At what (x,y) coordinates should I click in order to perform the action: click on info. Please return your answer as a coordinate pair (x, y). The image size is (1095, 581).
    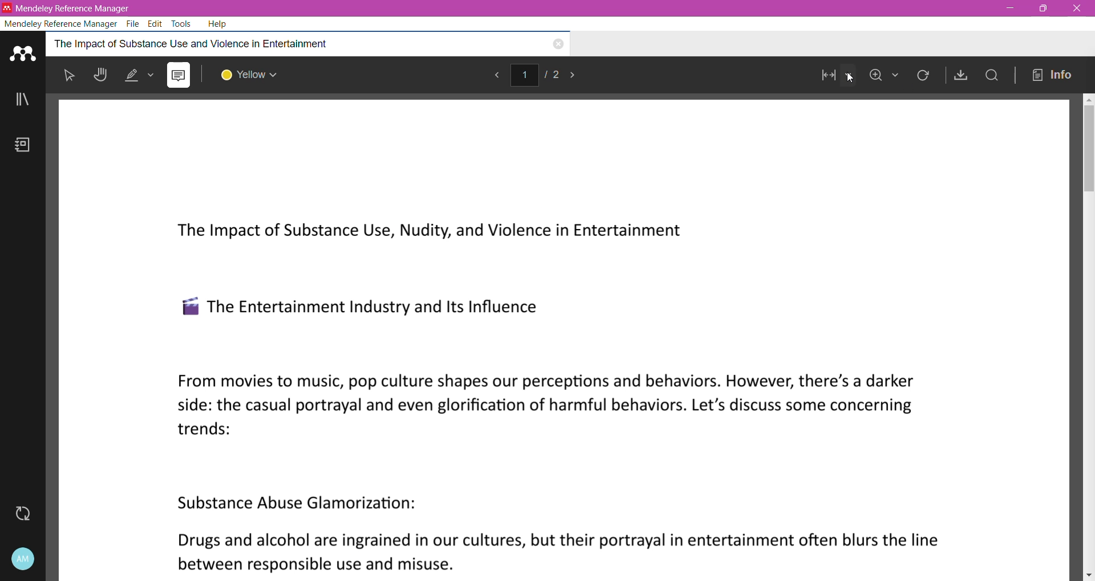
    Looking at the image, I should click on (1054, 74).